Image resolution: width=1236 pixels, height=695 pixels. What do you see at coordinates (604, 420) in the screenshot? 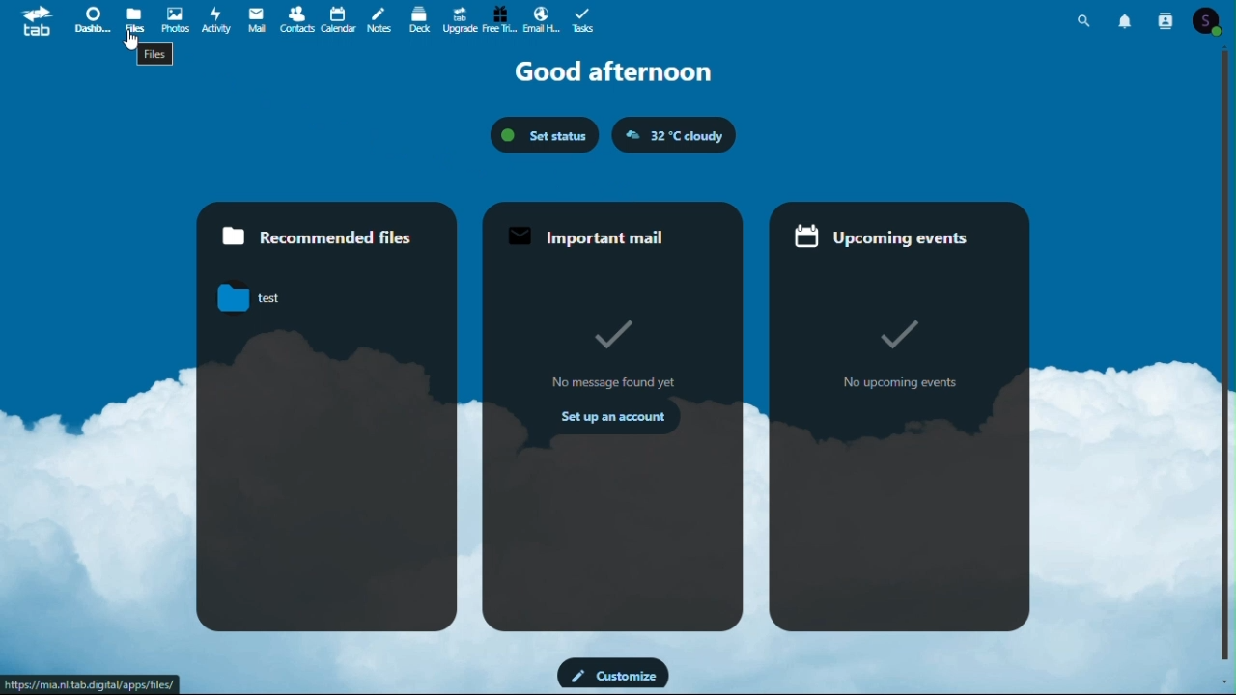
I see `Set up an account` at bounding box center [604, 420].